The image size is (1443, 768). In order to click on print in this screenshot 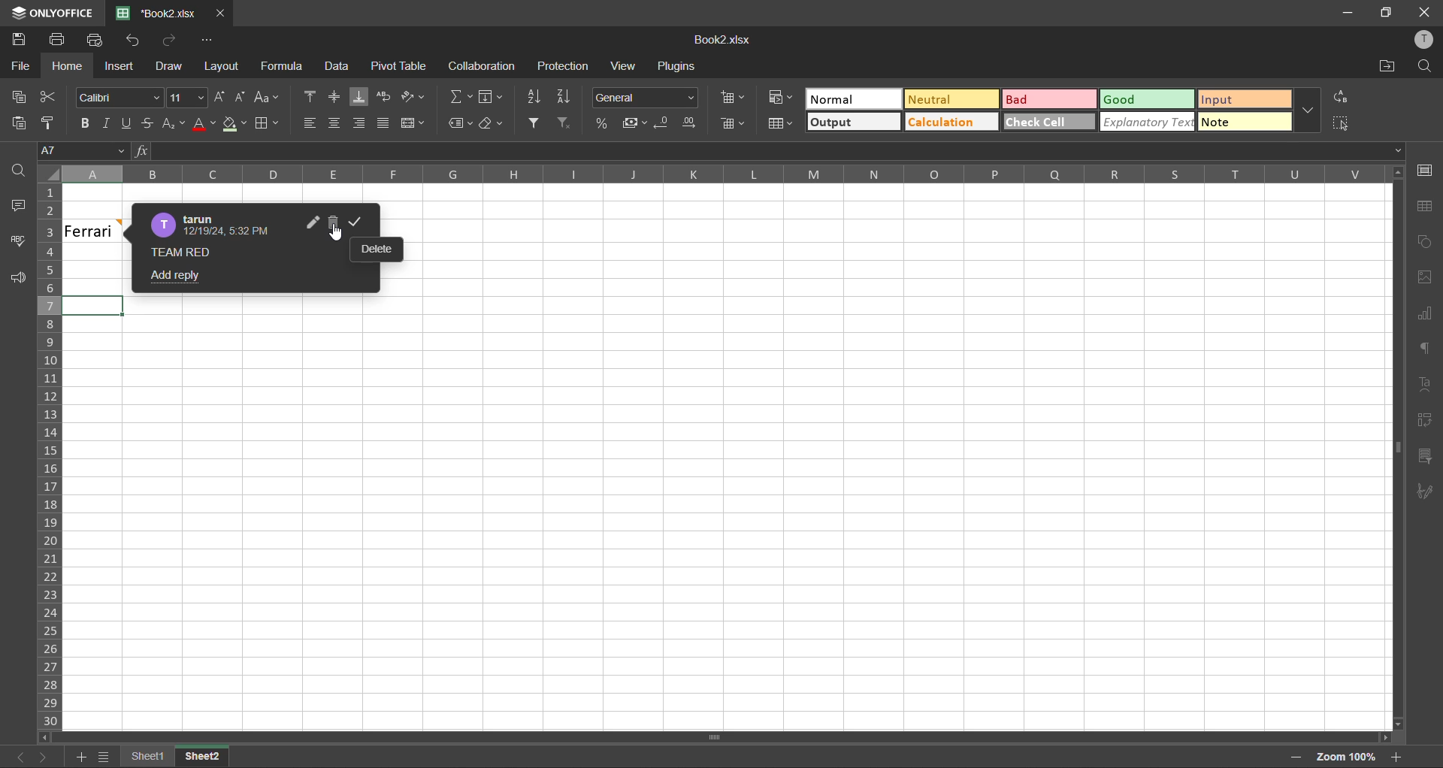, I will do `click(60, 42)`.